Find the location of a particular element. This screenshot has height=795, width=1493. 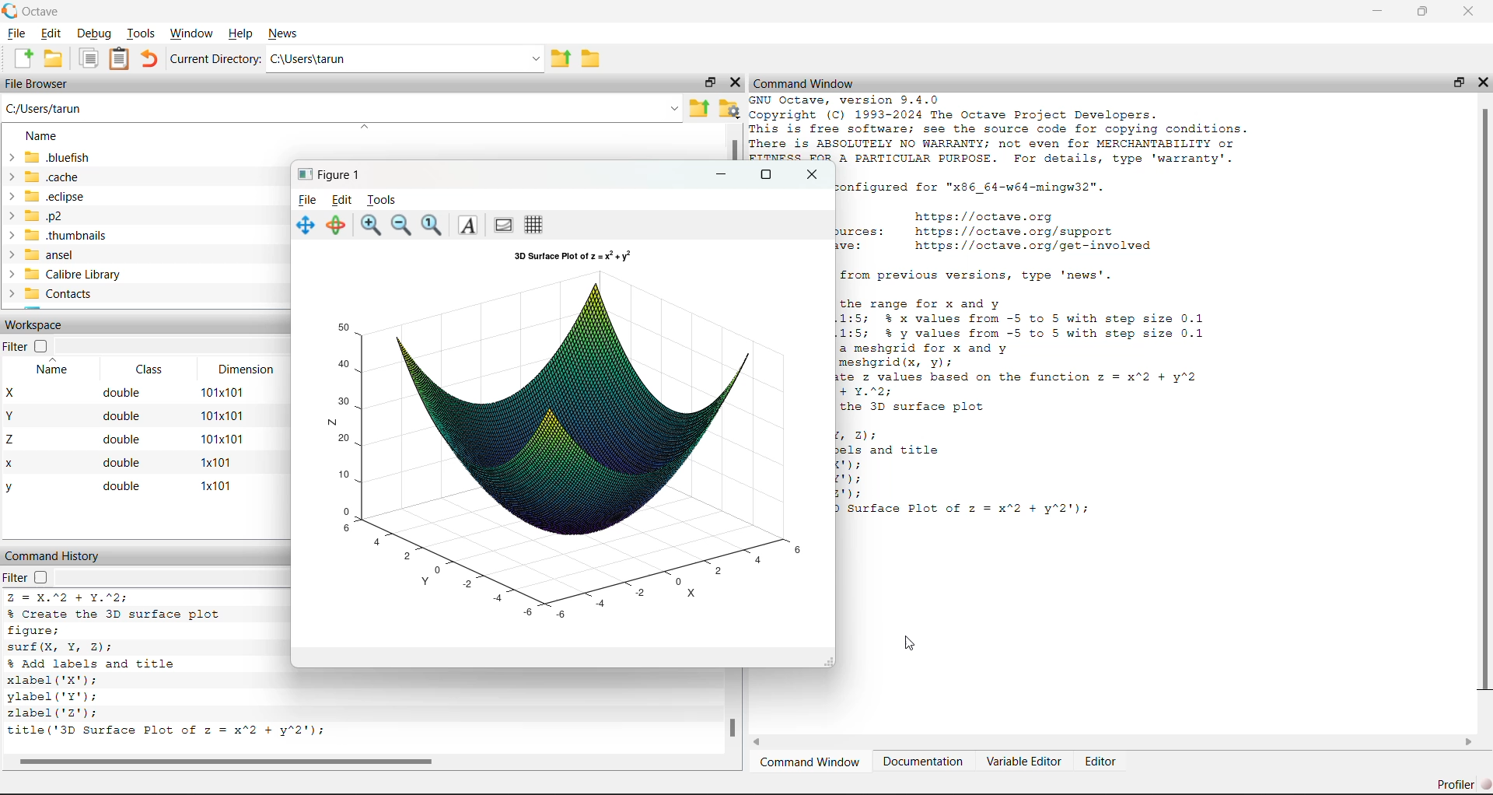

Undo is located at coordinates (149, 58).